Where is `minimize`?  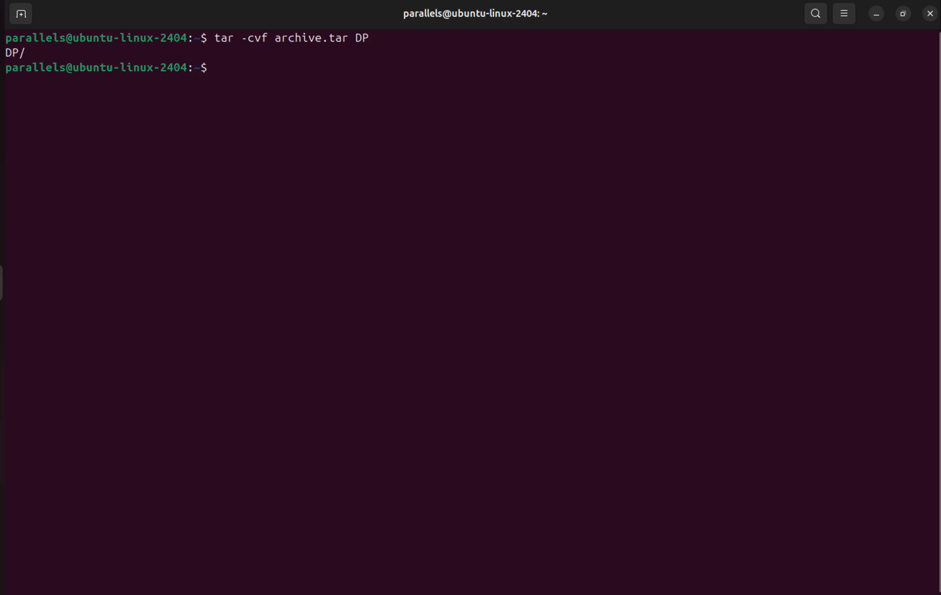 minimize is located at coordinates (877, 13).